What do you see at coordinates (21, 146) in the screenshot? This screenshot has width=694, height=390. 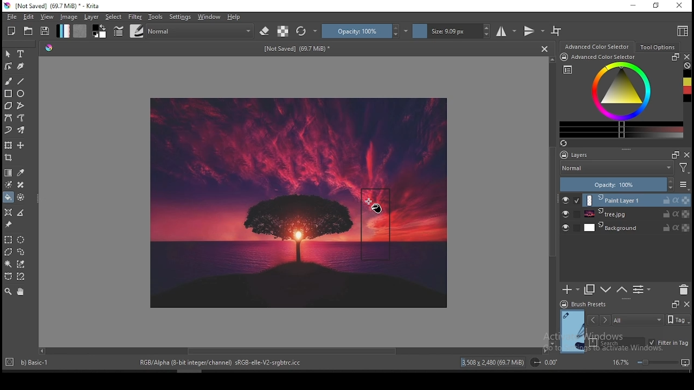 I see `move a layer` at bounding box center [21, 146].